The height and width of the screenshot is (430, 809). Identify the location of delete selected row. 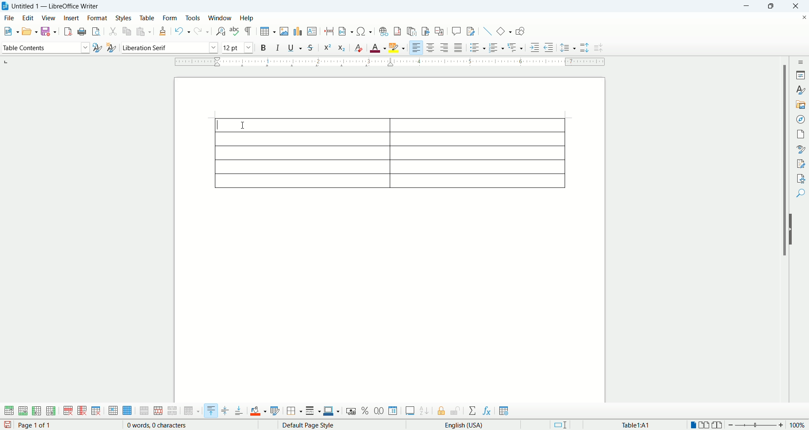
(69, 411).